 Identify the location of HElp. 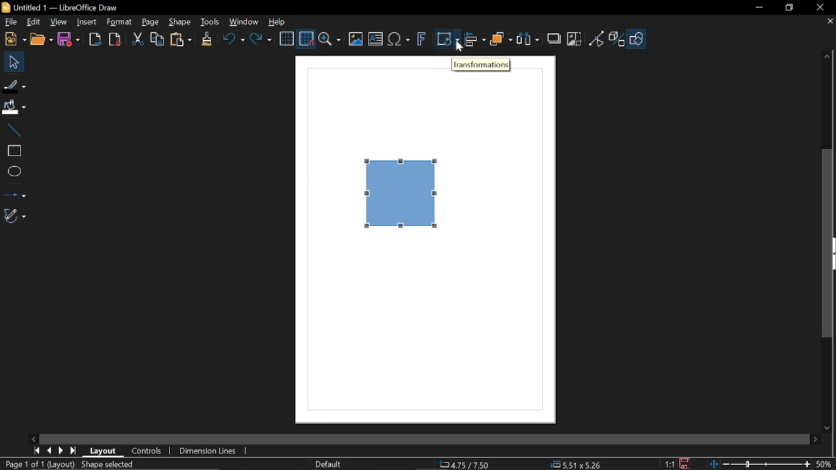
(276, 20).